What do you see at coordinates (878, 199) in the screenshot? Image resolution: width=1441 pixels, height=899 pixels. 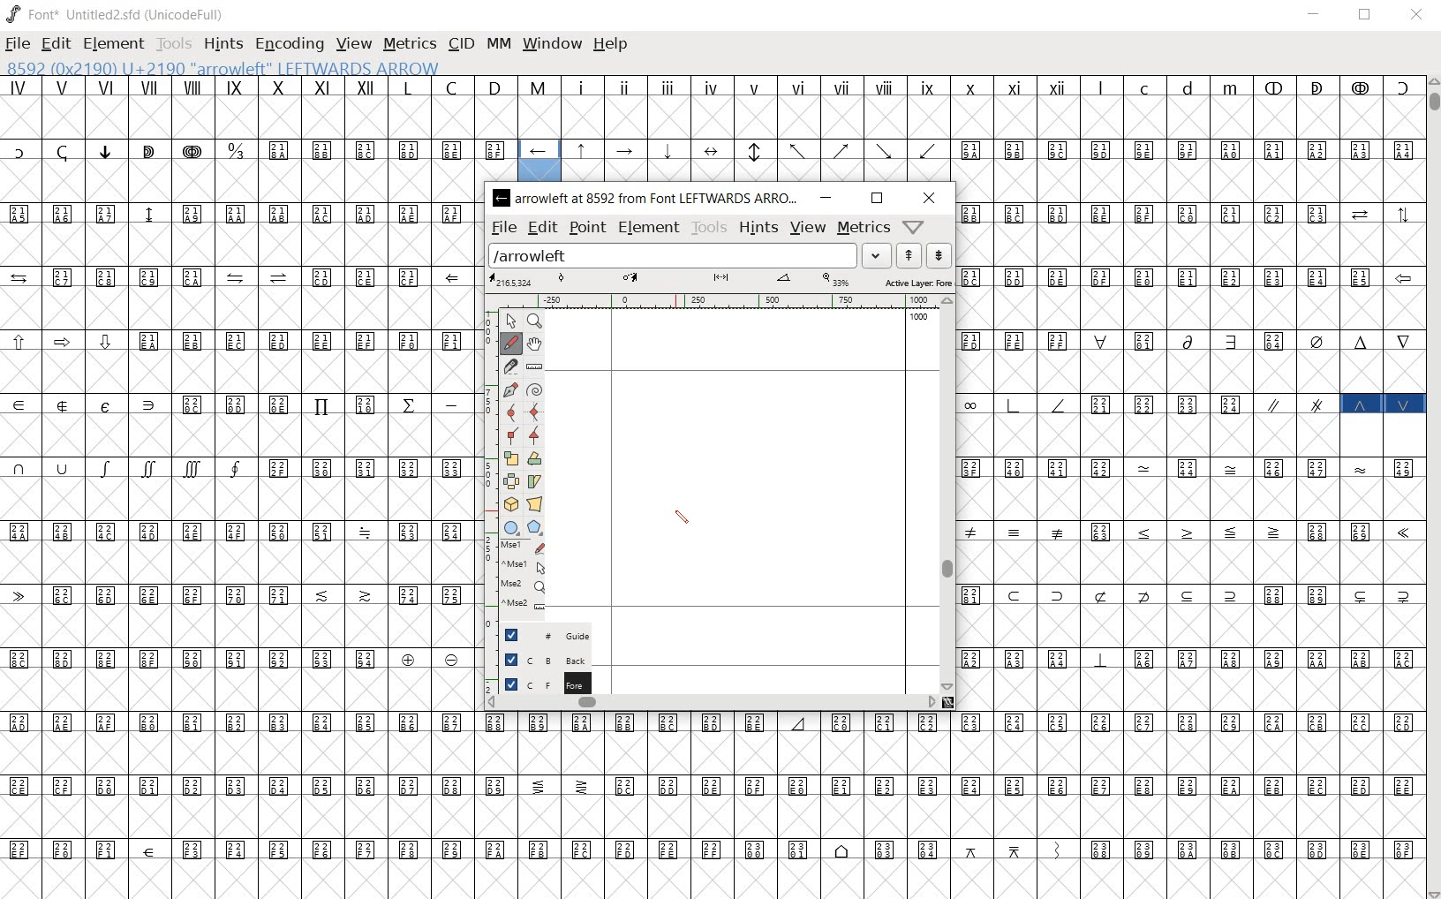 I see `restore` at bounding box center [878, 199].